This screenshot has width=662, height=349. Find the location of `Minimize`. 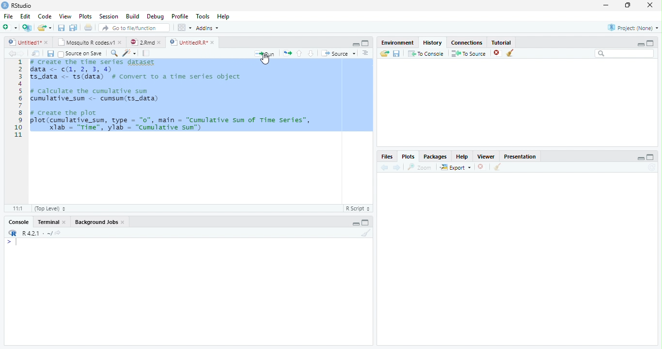

Minimize is located at coordinates (356, 45).